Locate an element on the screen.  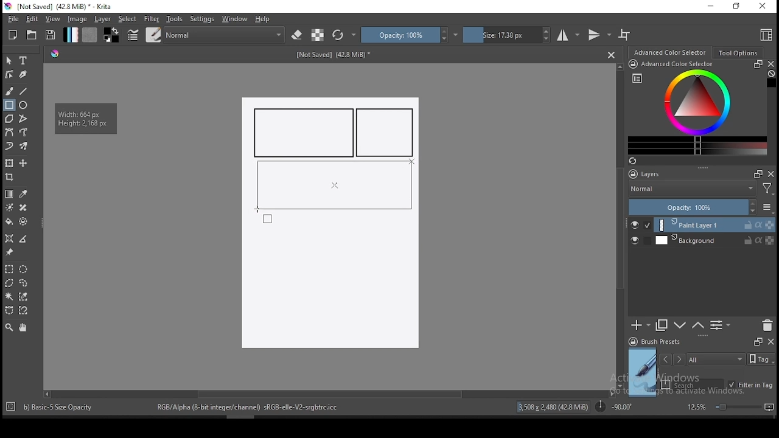
freehand selection tool is located at coordinates (24, 283).